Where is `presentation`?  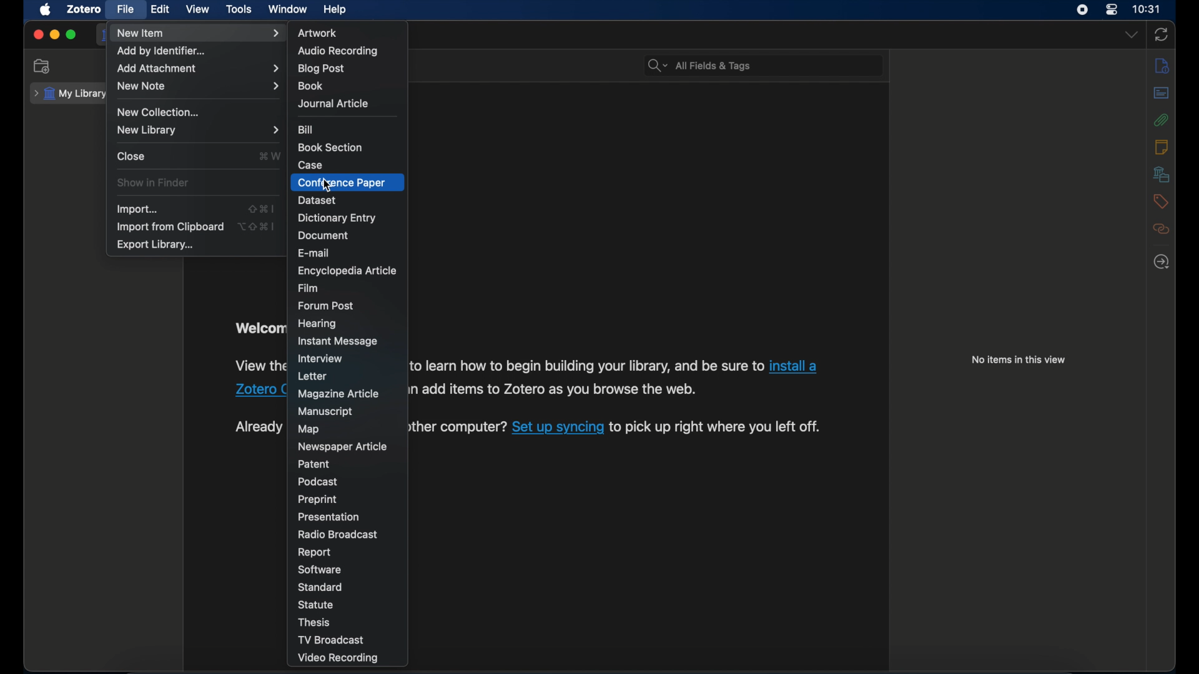 presentation is located at coordinates (330, 517).